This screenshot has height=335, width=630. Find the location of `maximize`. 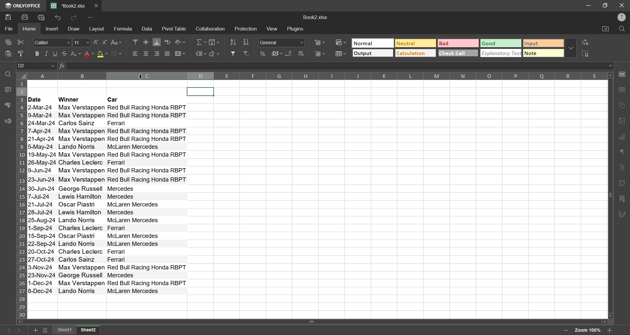

maximize is located at coordinates (605, 6).